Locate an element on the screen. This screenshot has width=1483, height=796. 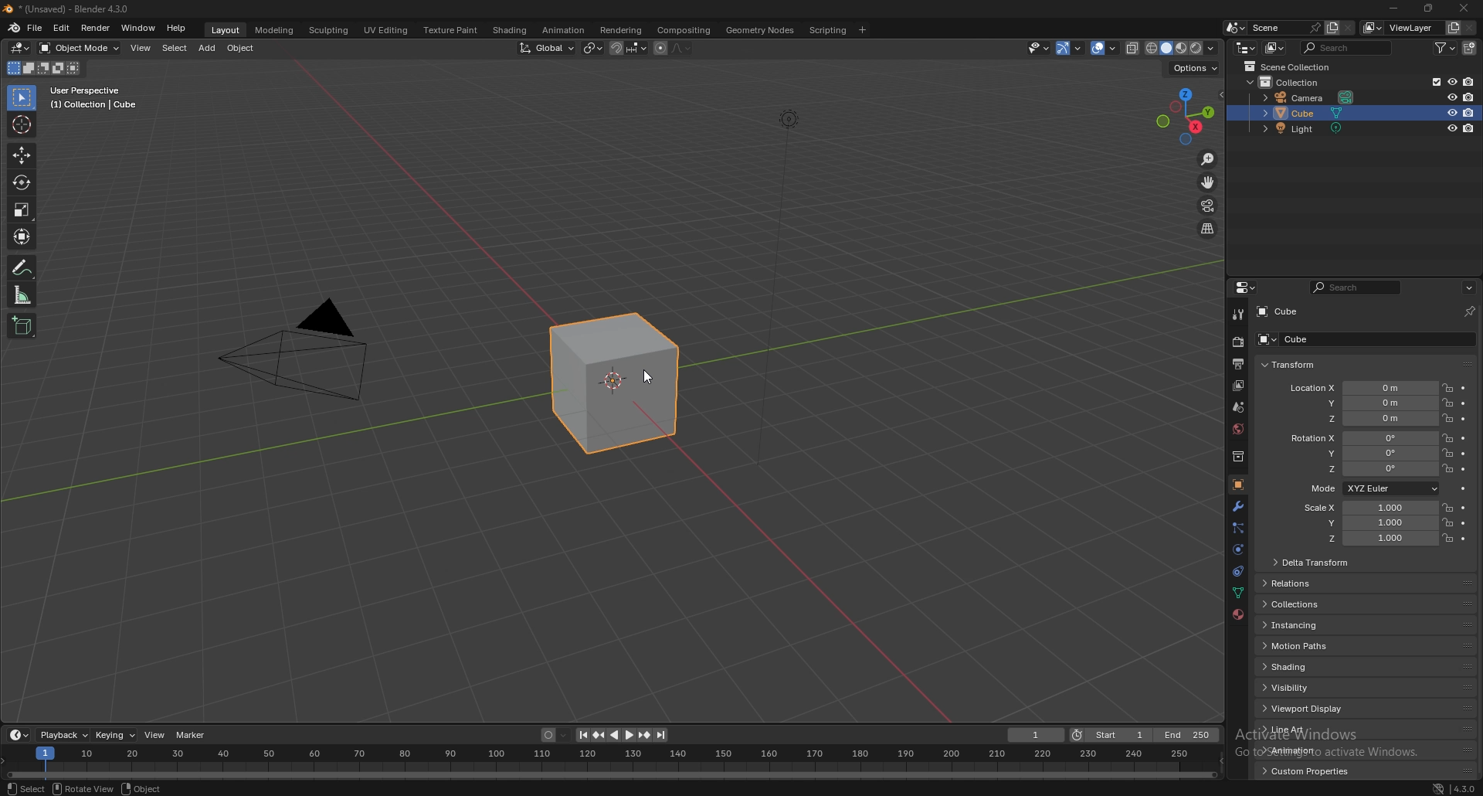
animation is located at coordinates (565, 30).